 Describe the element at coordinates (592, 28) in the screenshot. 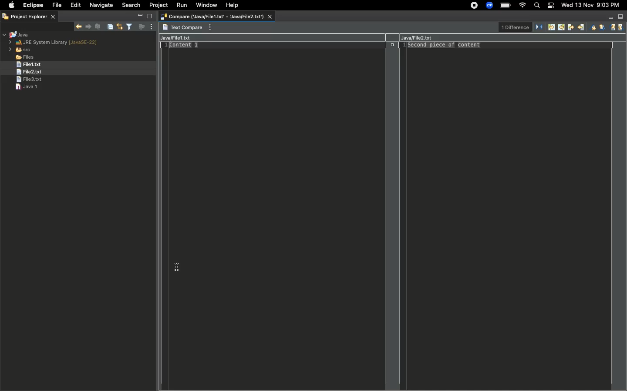

I see `Next difference` at that location.